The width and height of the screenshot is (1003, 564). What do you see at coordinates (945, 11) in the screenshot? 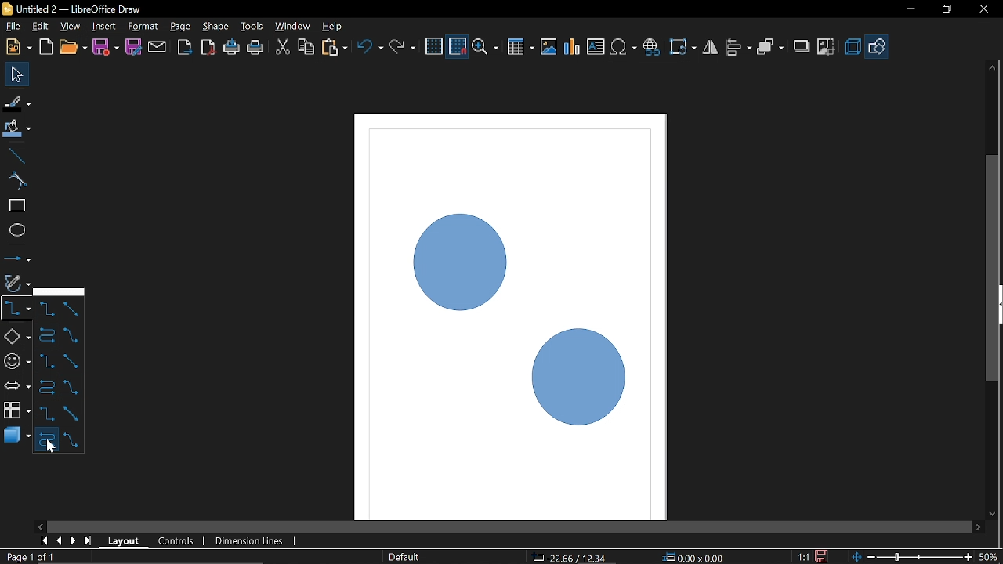
I see `Restore down` at bounding box center [945, 11].